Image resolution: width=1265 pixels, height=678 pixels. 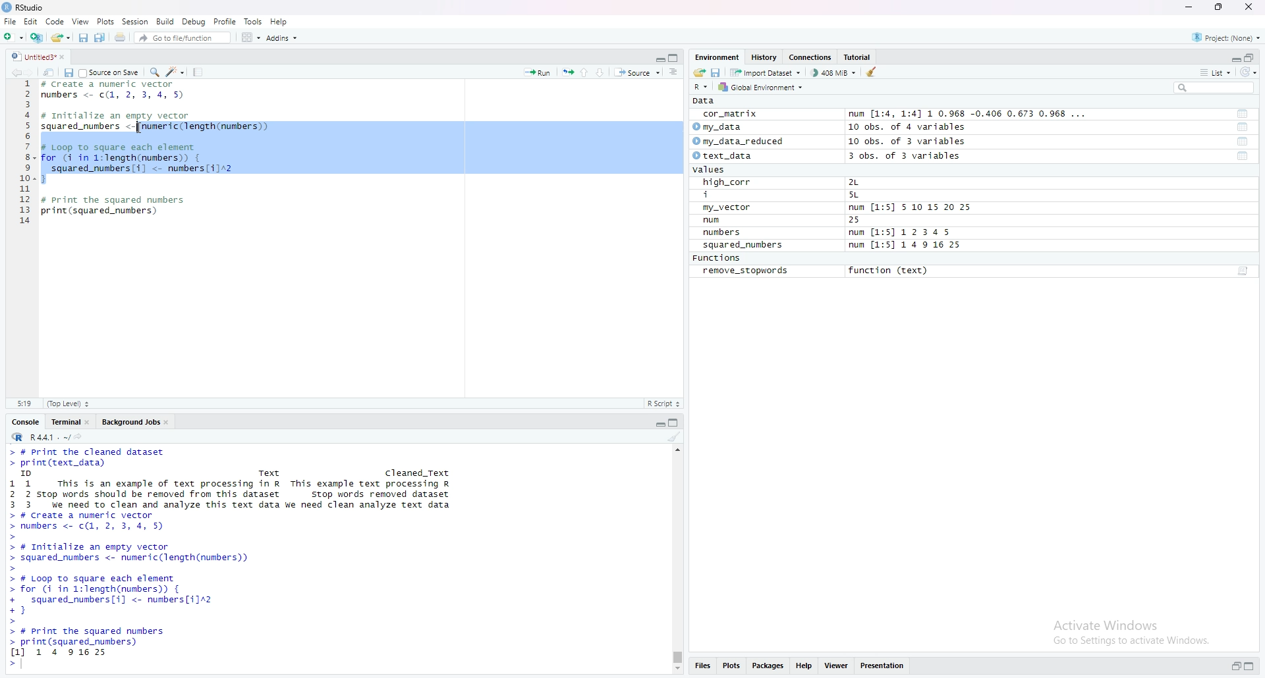 I want to click on scrollbar down, so click(x=676, y=670).